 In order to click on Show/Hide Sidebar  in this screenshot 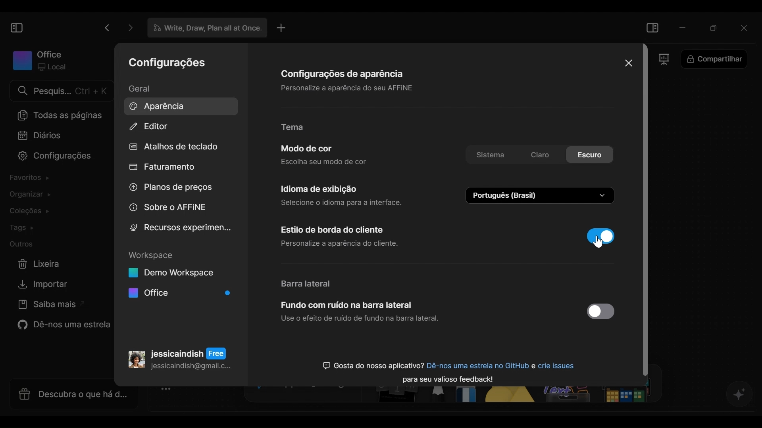, I will do `click(653, 27)`.